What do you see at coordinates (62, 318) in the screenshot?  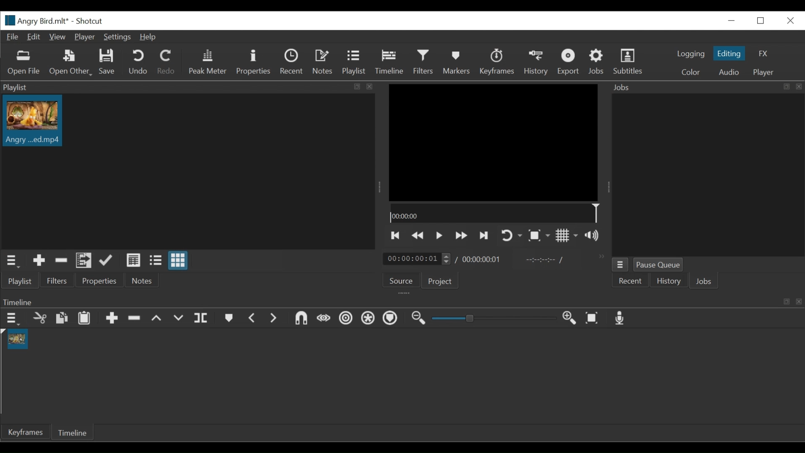 I see `Copy` at bounding box center [62, 318].